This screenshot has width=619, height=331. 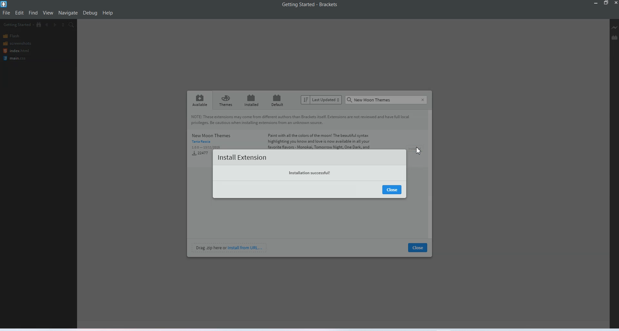 What do you see at coordinates (251, 100) in the screenshot?
I see `installed` at bounding box center [251, 100].